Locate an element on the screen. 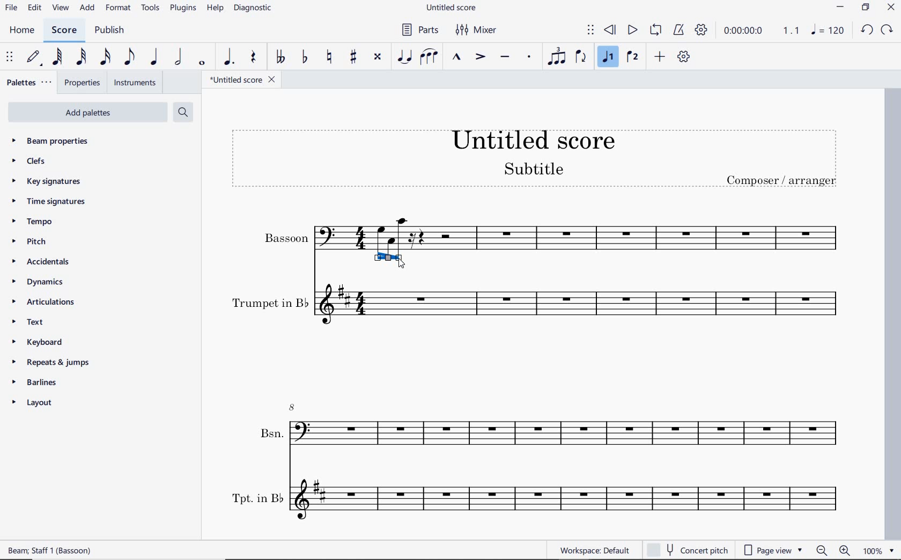  customize toolbar is located at coordinates (684, 57).